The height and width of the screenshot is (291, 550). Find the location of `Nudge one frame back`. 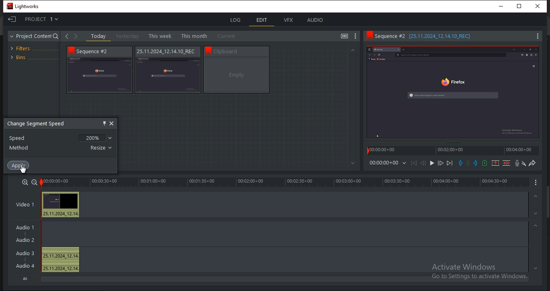

Nudge one frame back is located at coordinates (423, 163).